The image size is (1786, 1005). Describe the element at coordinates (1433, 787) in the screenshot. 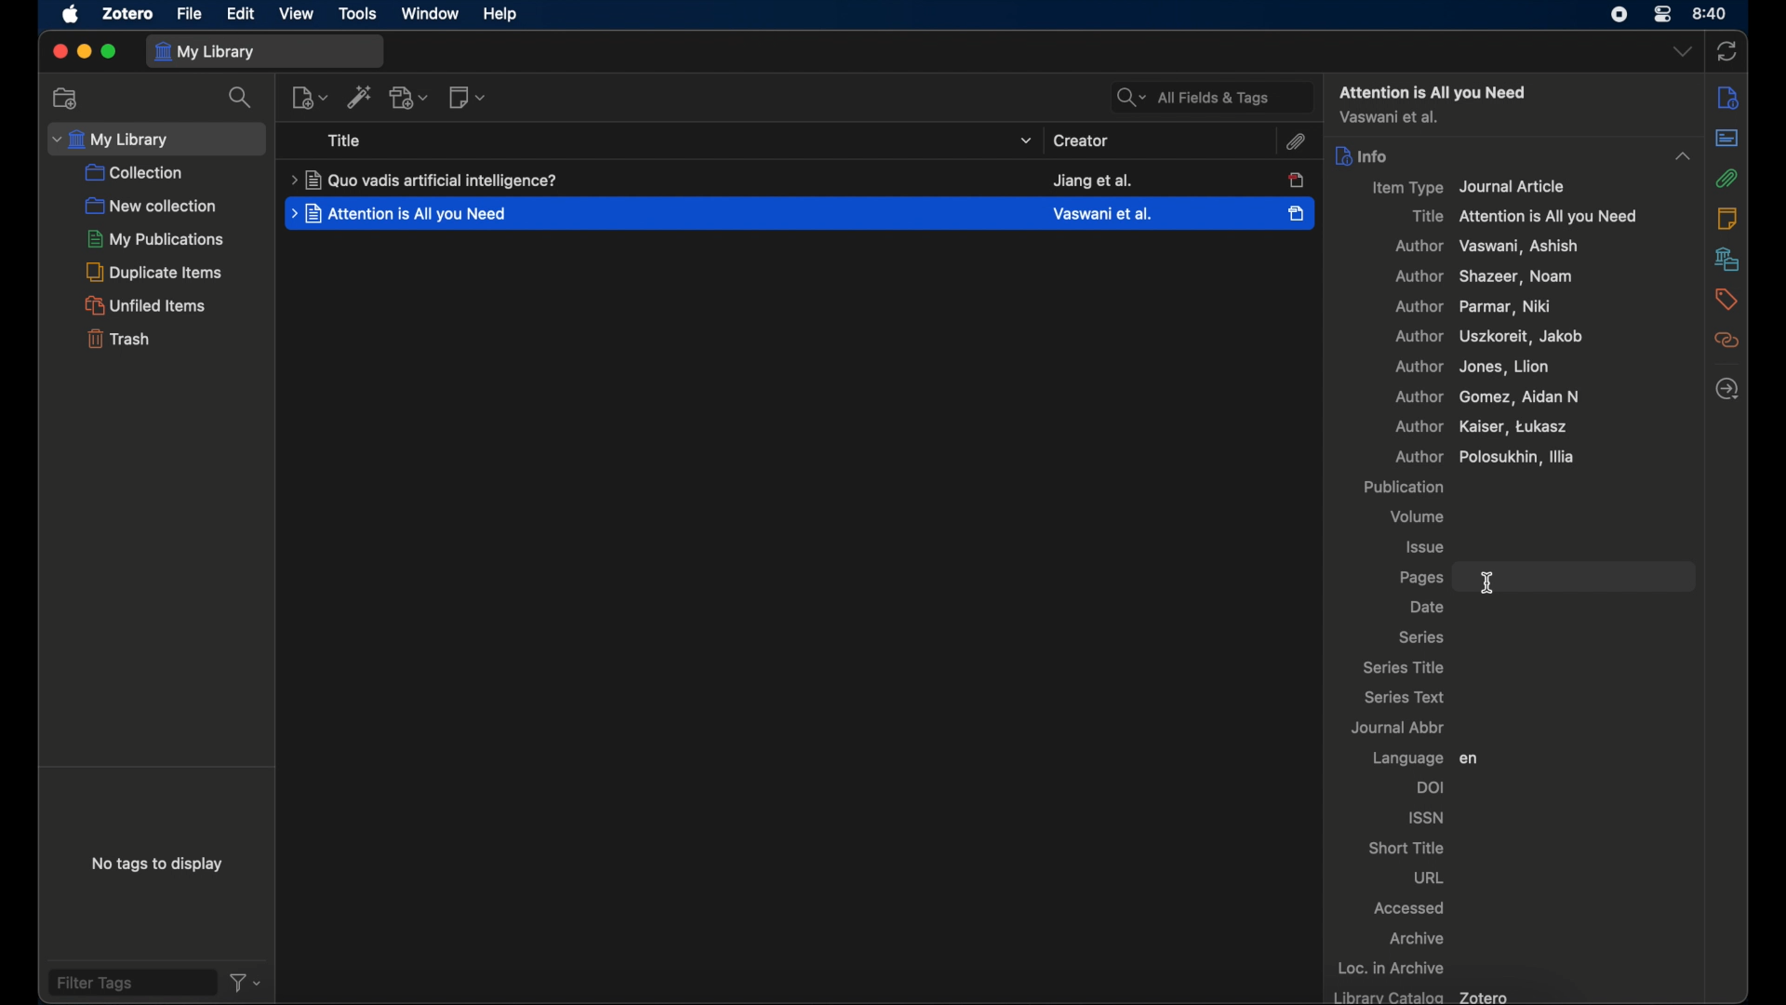

I see `doi` at that location.